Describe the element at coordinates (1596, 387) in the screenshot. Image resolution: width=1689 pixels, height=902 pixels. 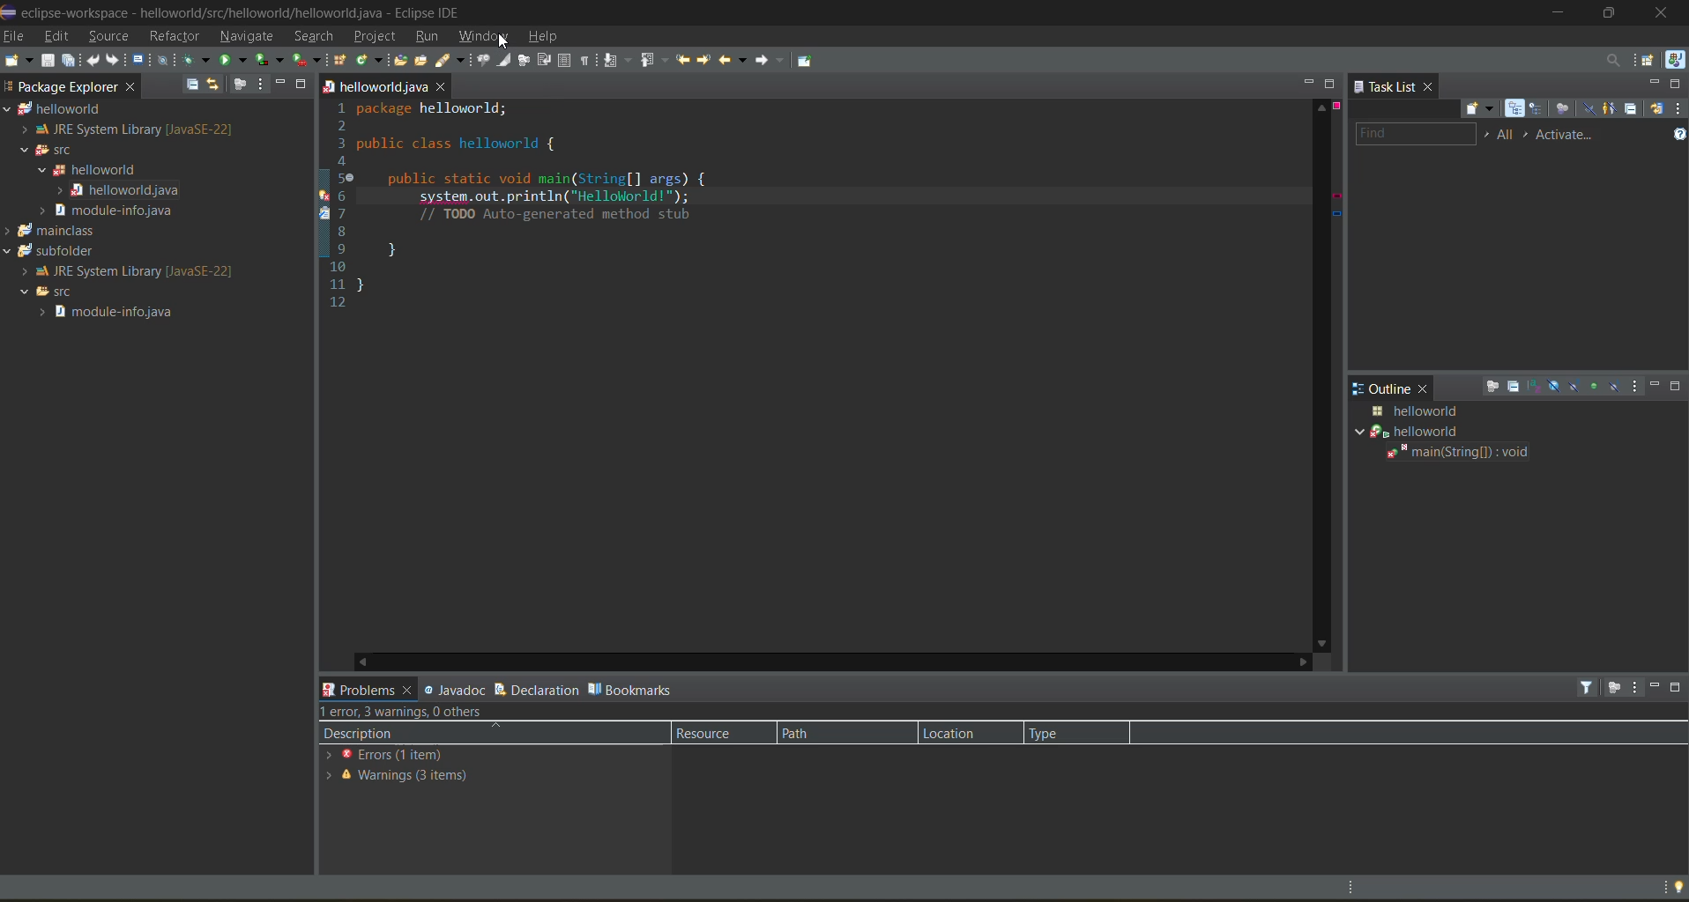
I see `hide non public members` at that location.